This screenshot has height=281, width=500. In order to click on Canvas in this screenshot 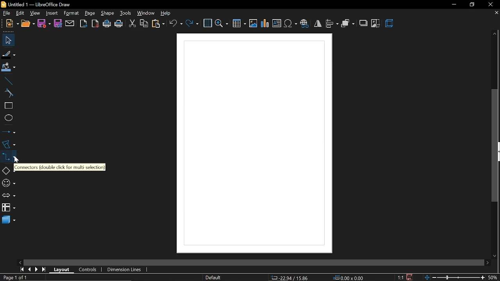, I will do `click(255, 144)`.